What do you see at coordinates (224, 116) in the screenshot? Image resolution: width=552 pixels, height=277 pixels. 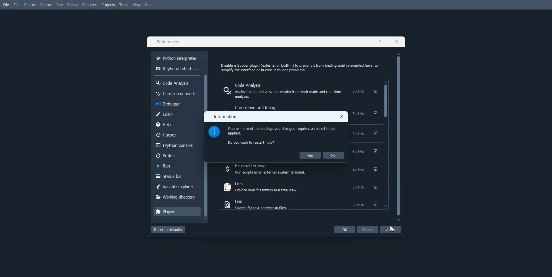 I see `Text` at bounding box center [224, 116].